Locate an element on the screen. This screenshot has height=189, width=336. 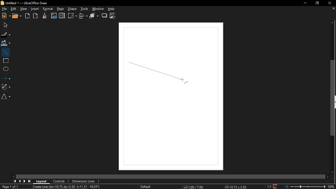
Scaling factor is located at coordinates (269, 187).